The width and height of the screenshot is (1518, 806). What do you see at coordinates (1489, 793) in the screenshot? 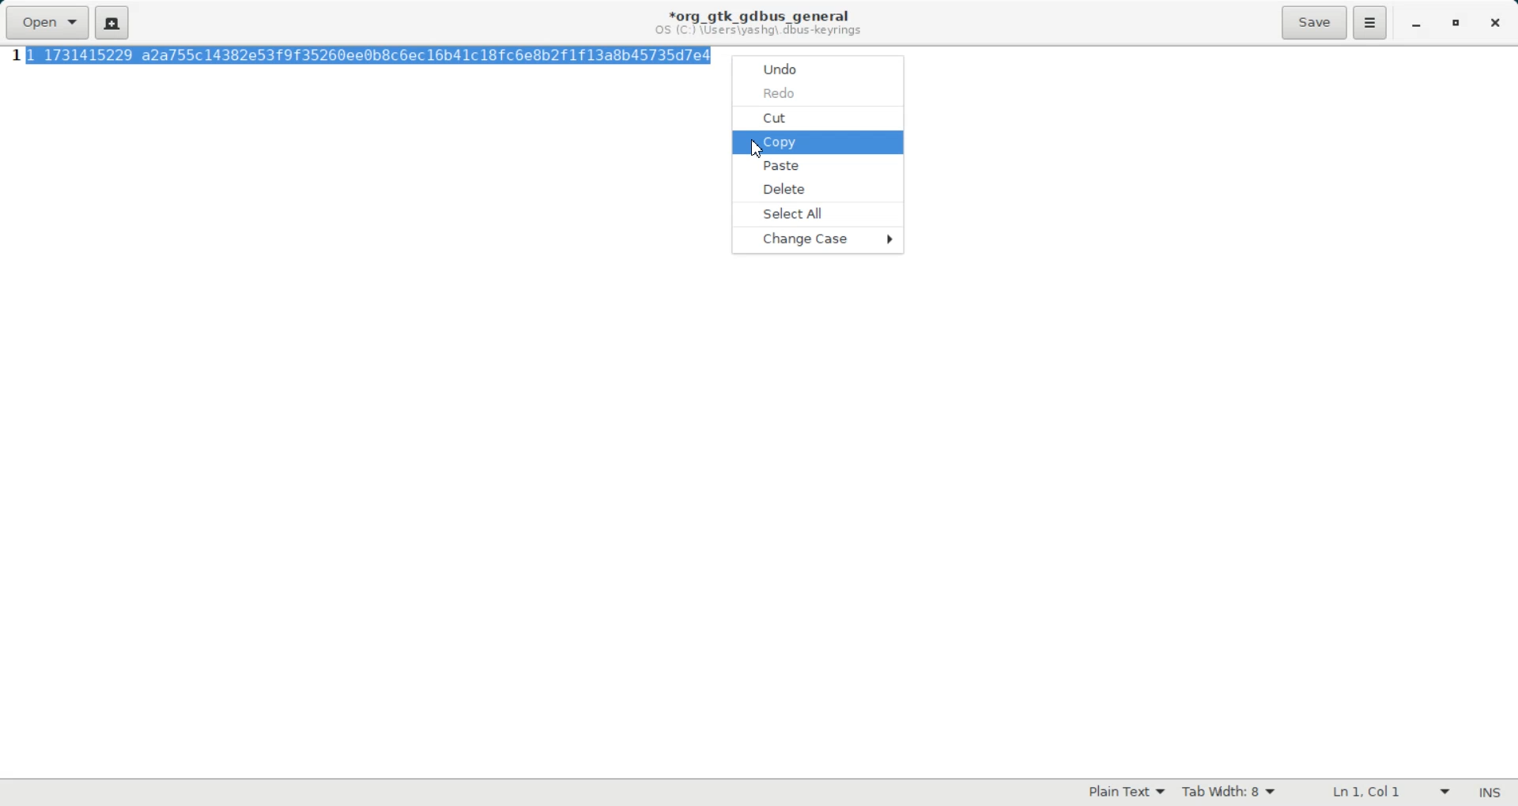
I see `Text` at bounding box center [1489, 793].